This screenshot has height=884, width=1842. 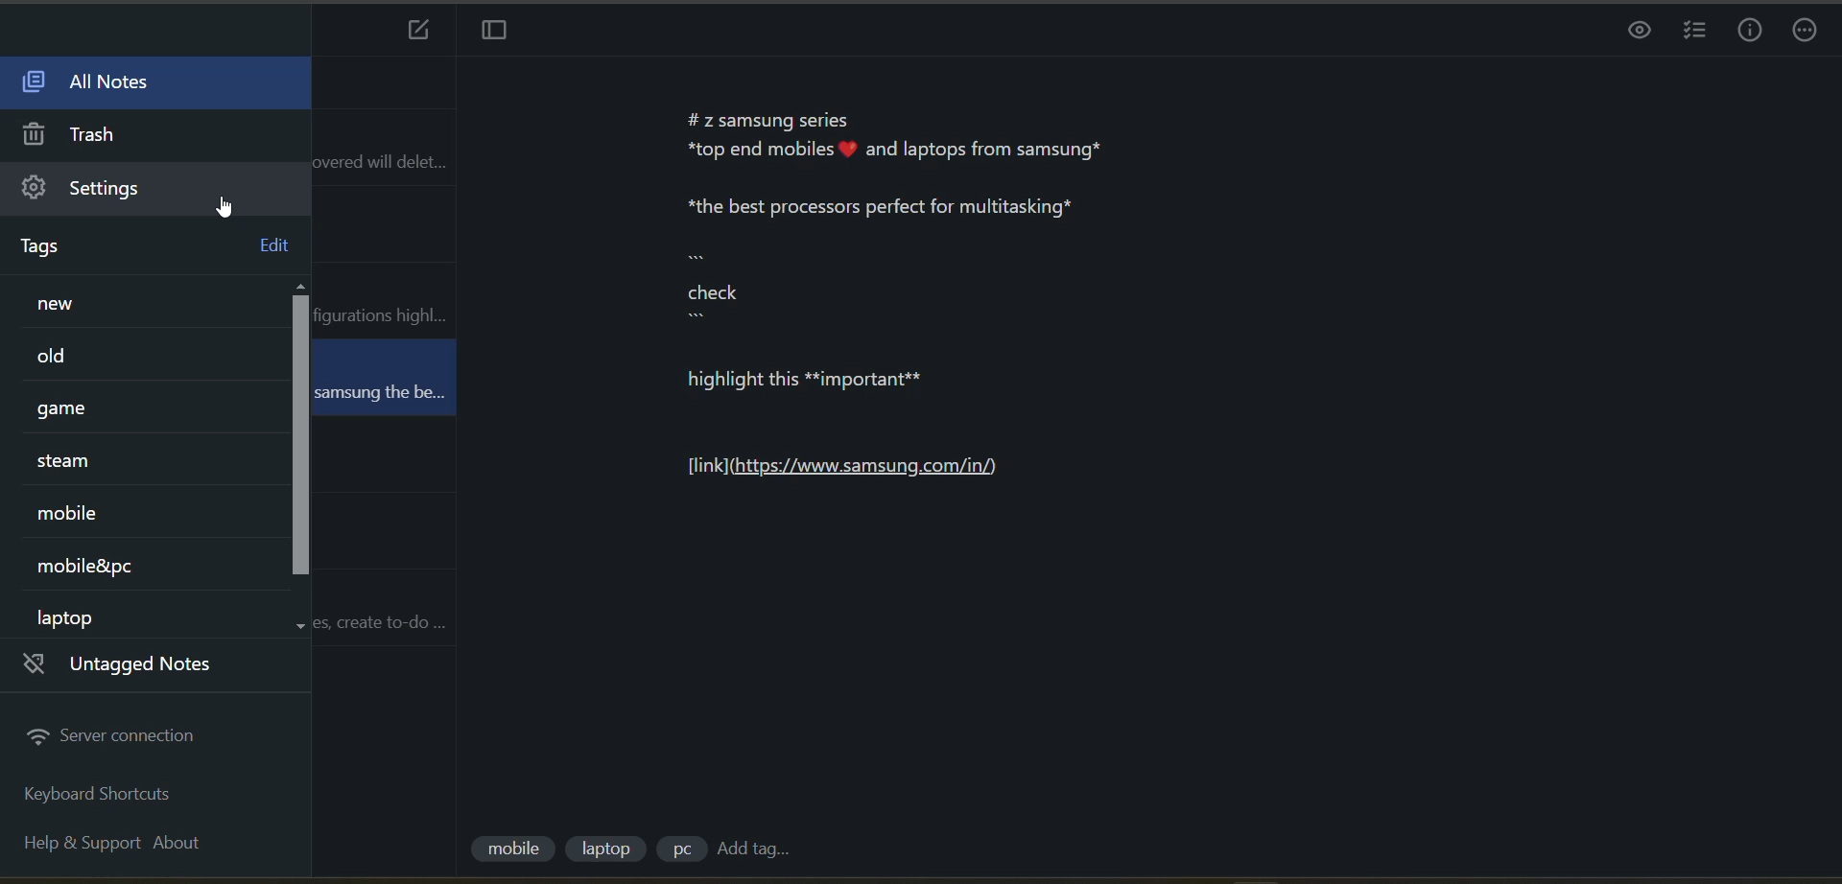 What do you see at coordinates (496, 31) in the screenshot?
I see `toggle focus mode` at bounding box center [496, 31].